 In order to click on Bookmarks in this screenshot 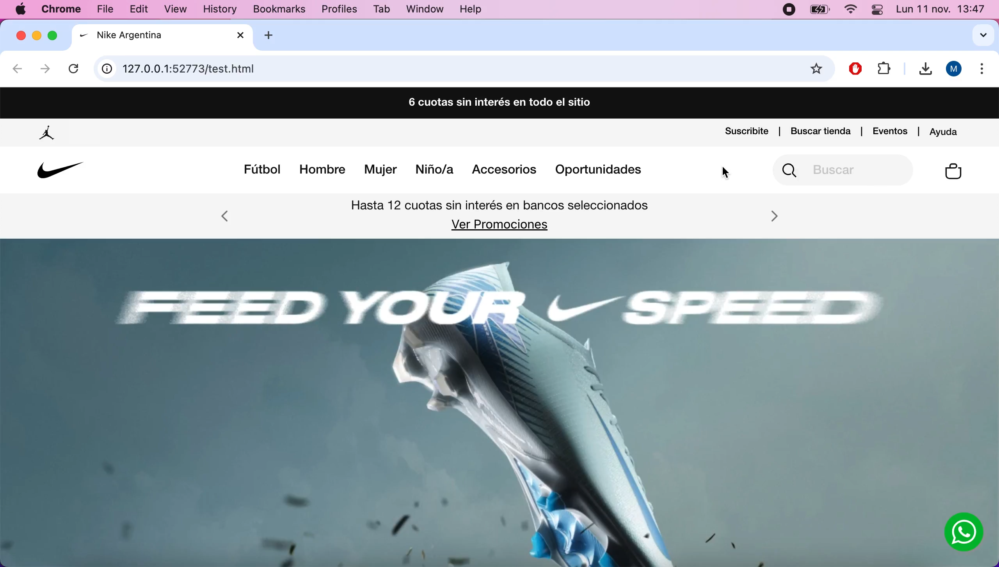, I will do `click(273, 10)`.